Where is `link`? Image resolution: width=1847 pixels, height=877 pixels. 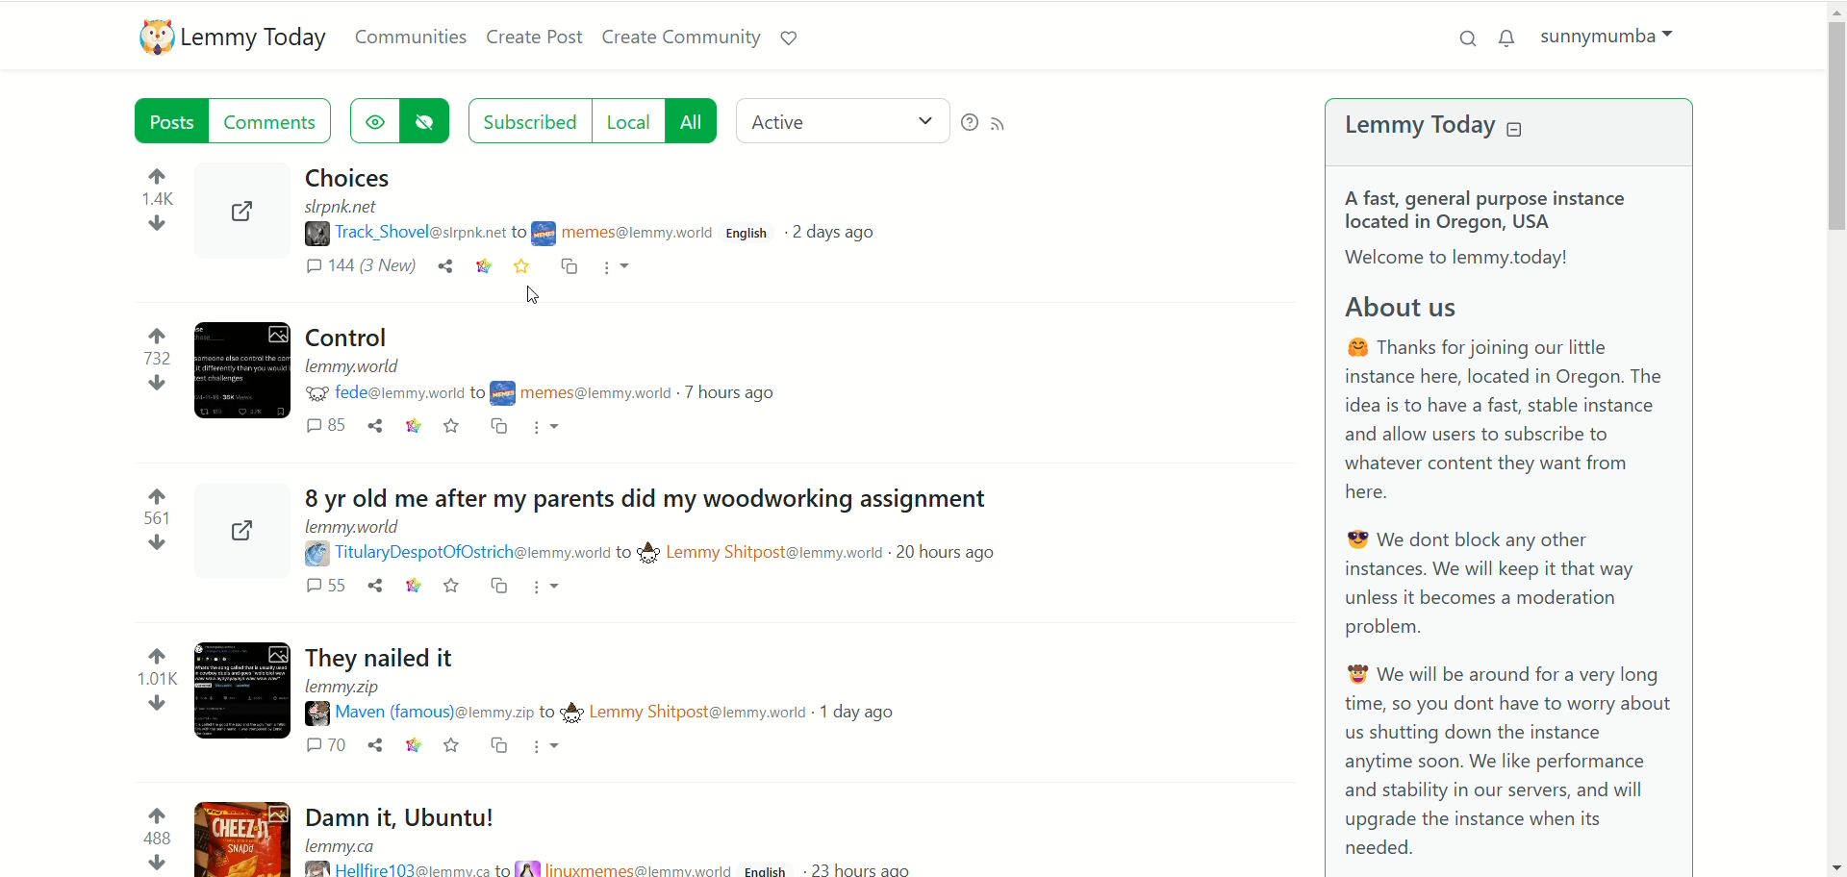 link is located at coordinates (484, 265).